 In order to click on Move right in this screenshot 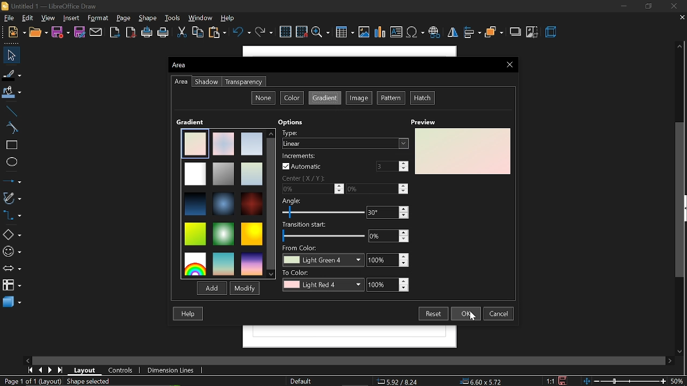, I will do `click(670, 361)`.